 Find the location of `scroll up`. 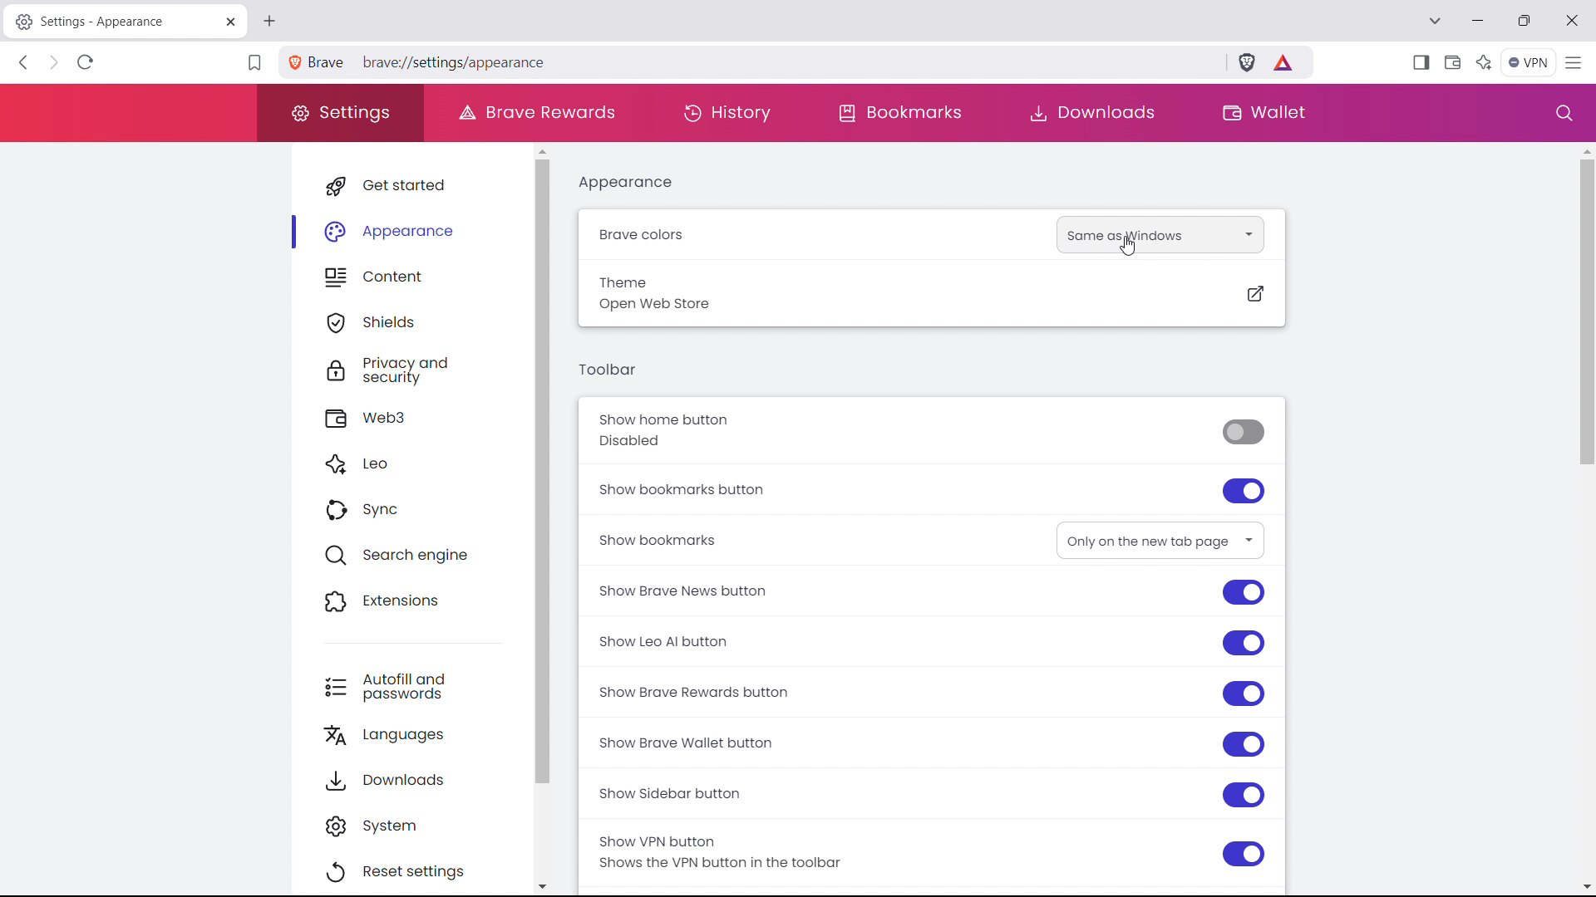

scroll up is located at coordinates (1585, 150).